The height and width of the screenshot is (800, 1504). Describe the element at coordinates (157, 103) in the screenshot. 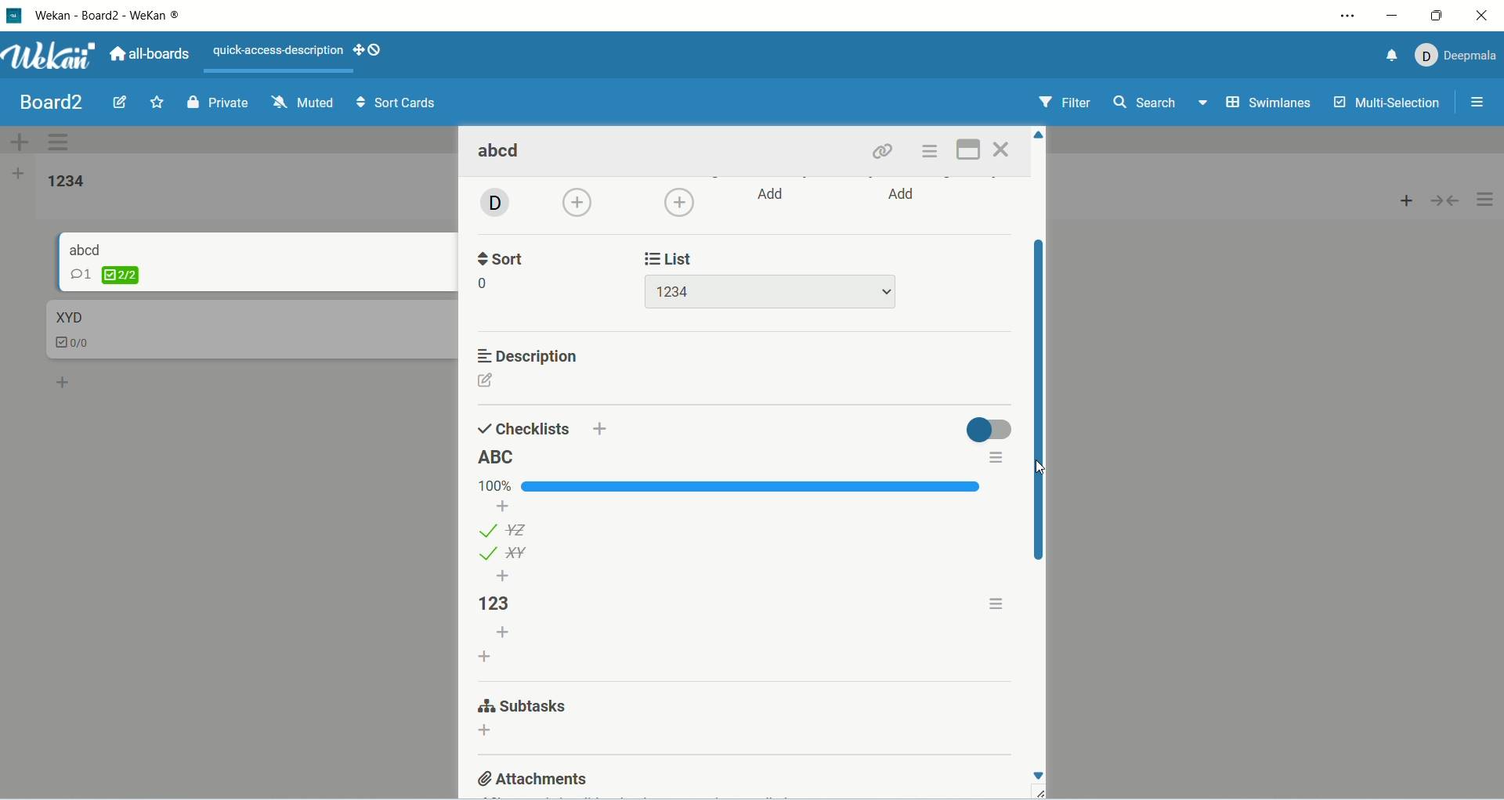

I see `favorite` at that location.